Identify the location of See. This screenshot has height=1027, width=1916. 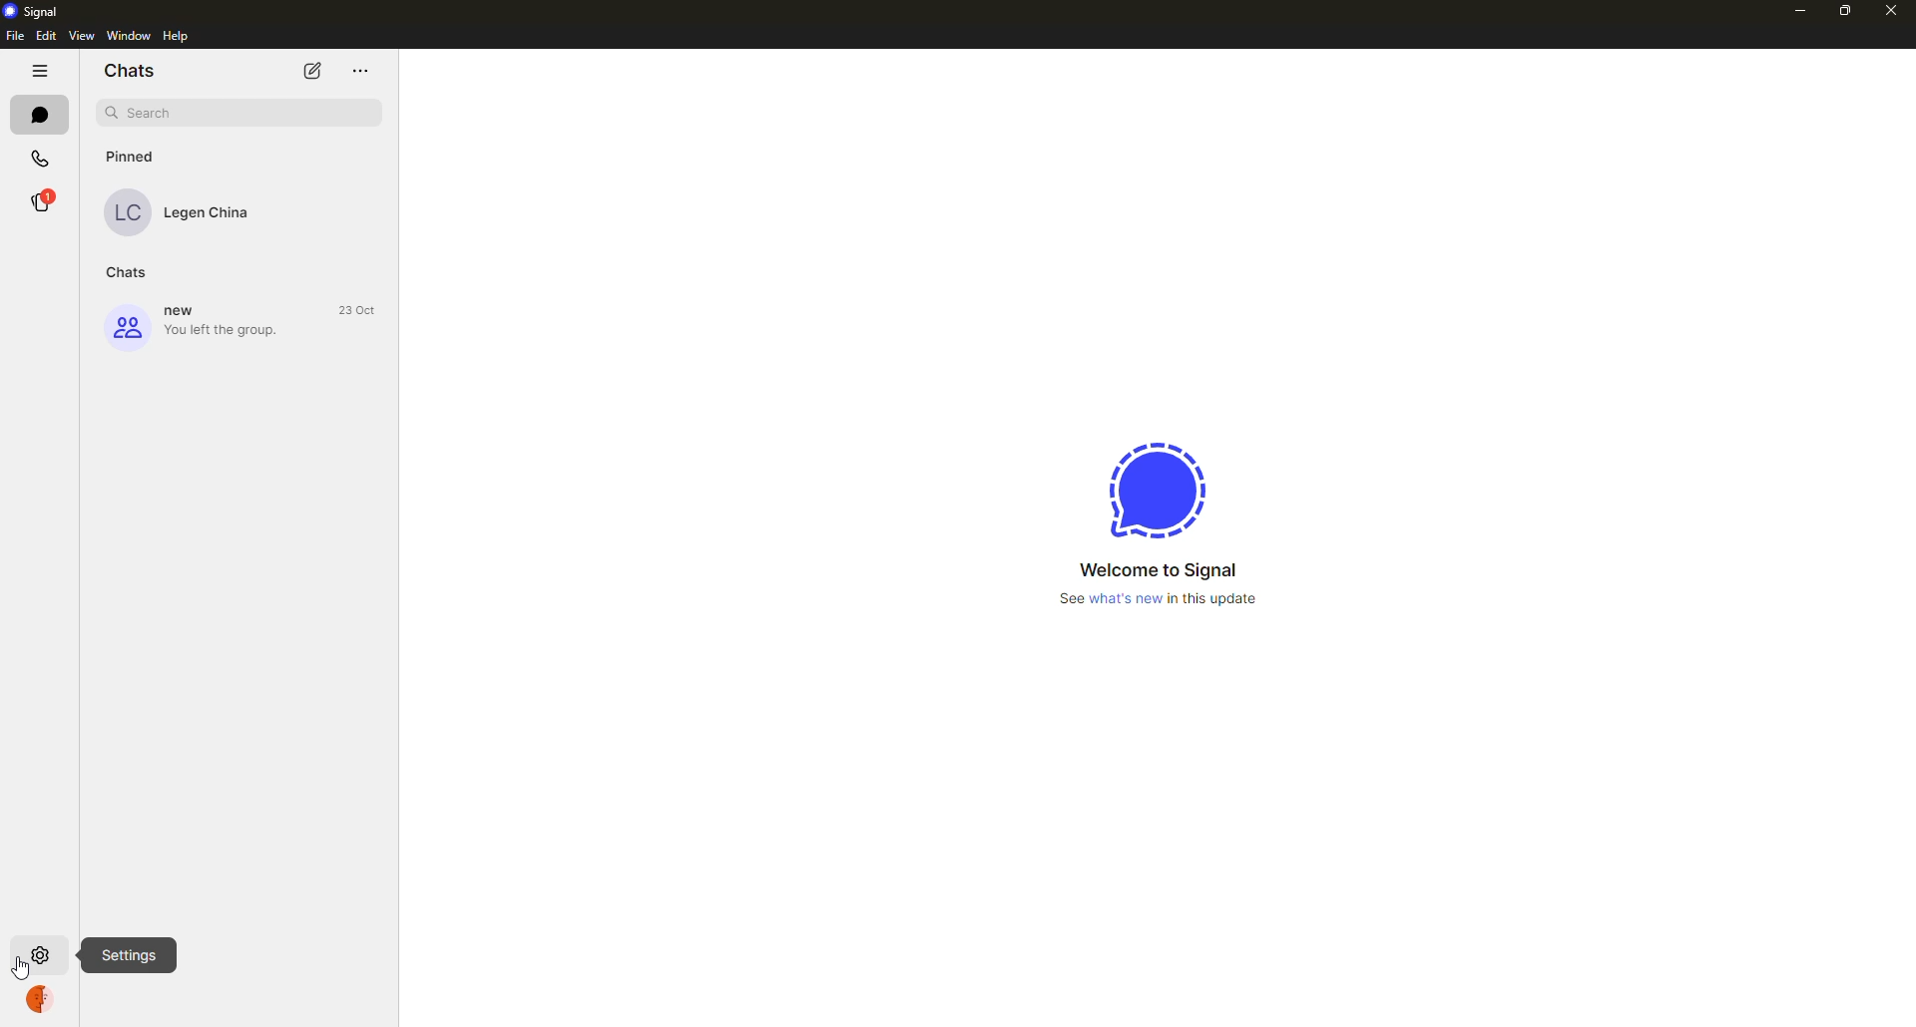
(1067, 598).